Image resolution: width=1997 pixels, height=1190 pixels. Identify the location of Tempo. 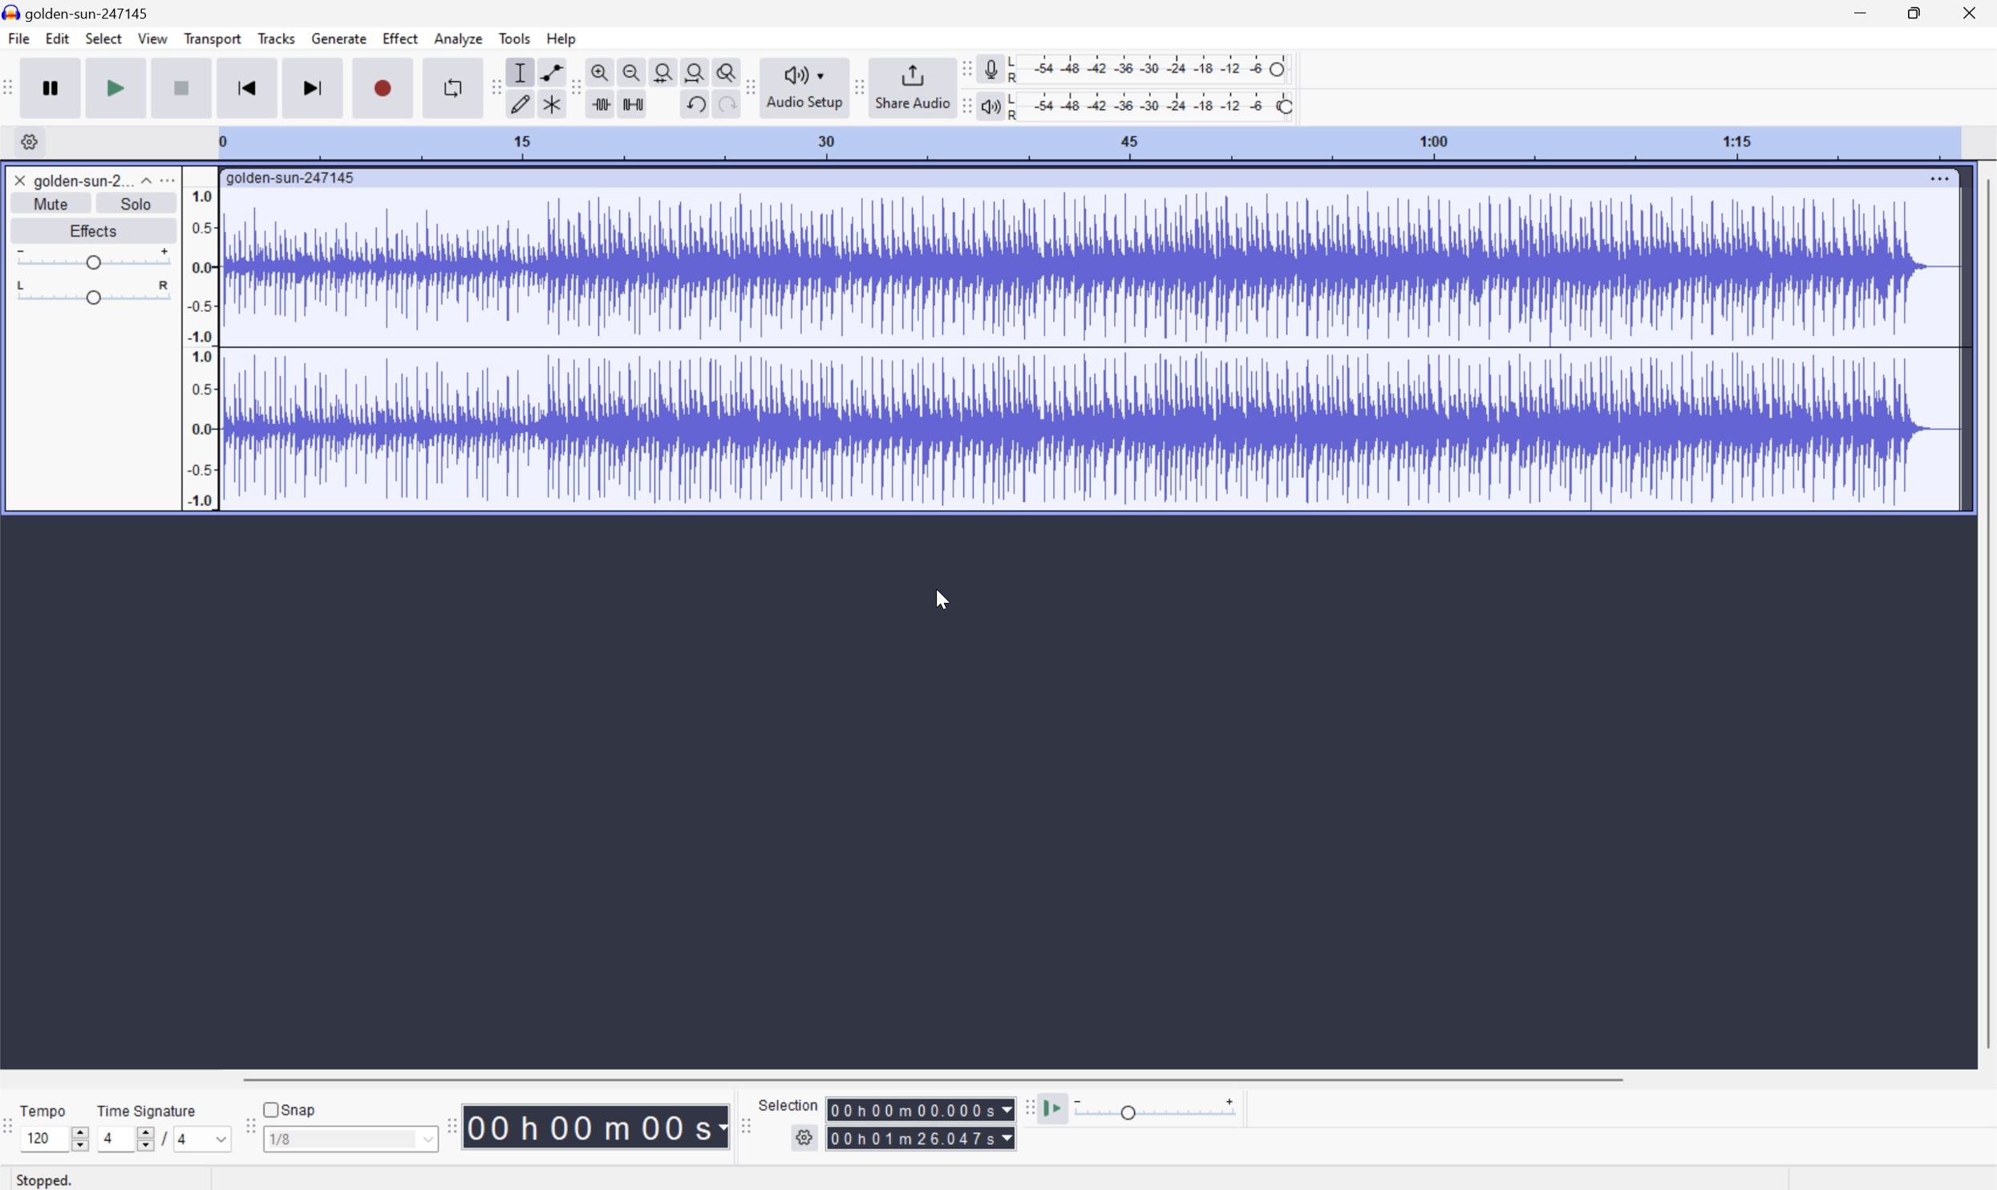
(44, 1109).